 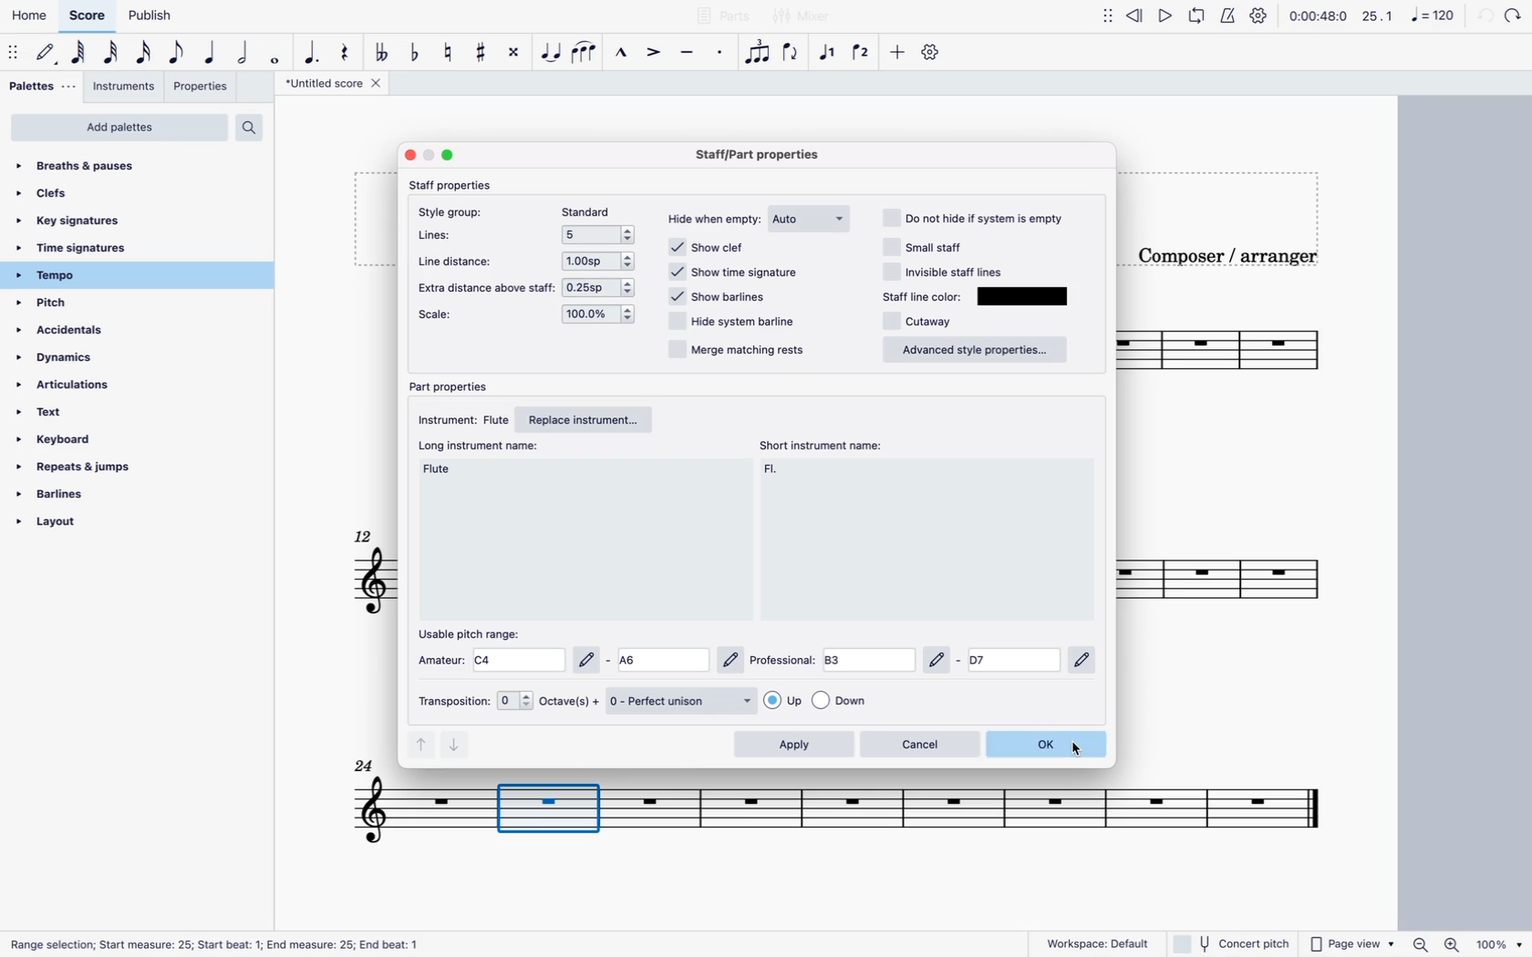 I want to click on cutaway, so click(x=926, y=322).